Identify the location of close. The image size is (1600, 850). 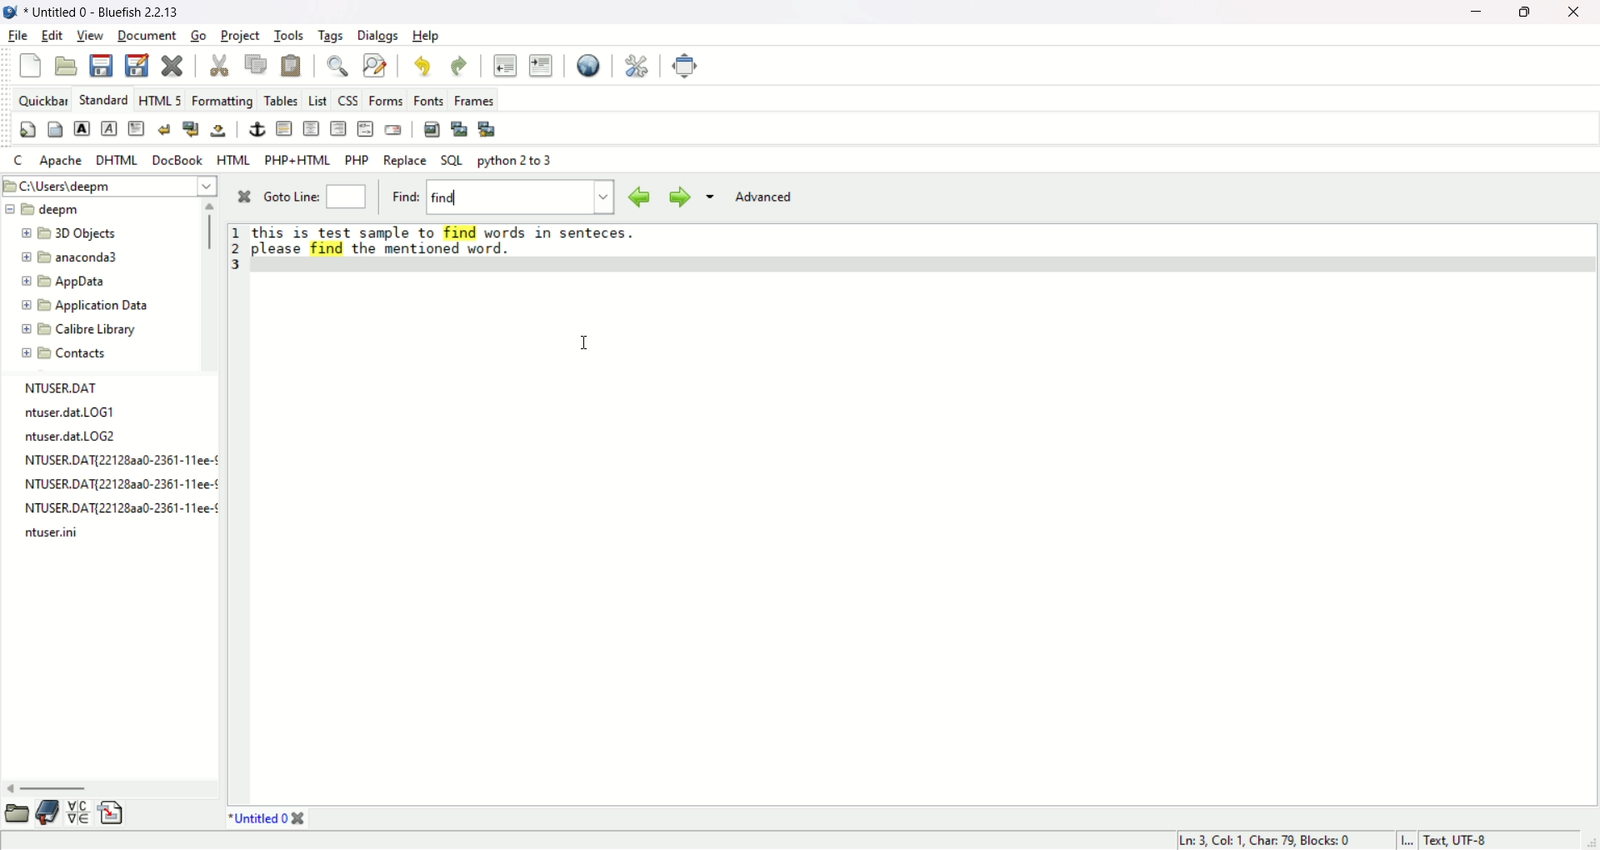
(238, 199).